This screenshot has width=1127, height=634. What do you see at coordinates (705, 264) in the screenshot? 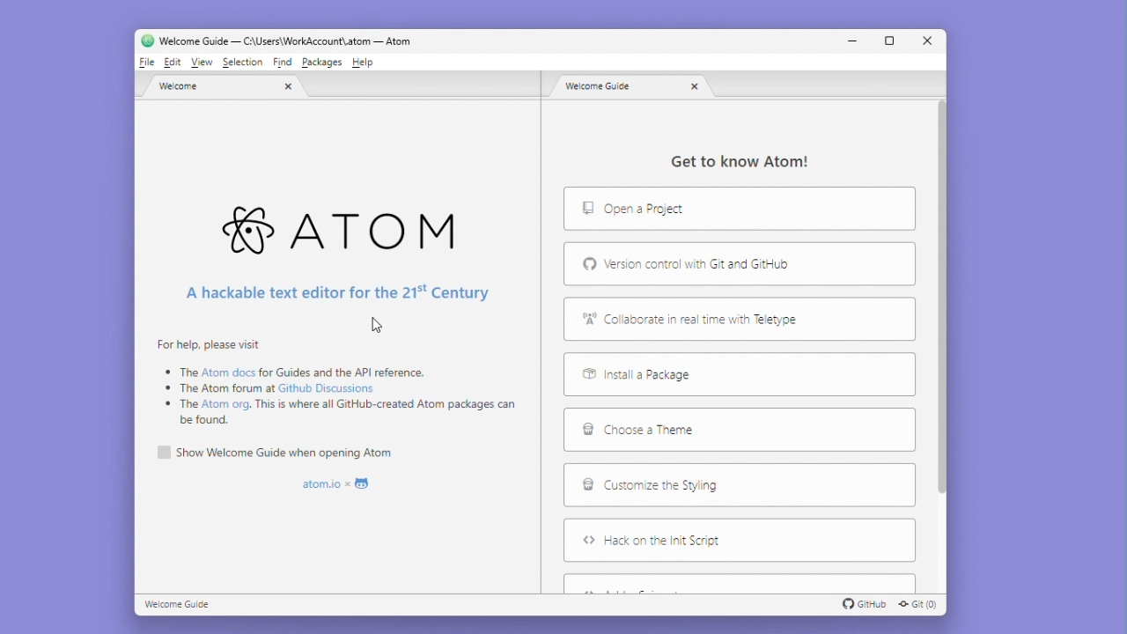
I see `Version control with Git and Git Hub` at bounding box center [705, 264].